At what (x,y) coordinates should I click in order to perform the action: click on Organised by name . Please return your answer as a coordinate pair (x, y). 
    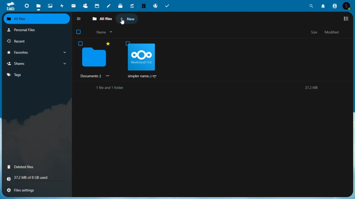
    Looking at the image, I should click on (102, 32).